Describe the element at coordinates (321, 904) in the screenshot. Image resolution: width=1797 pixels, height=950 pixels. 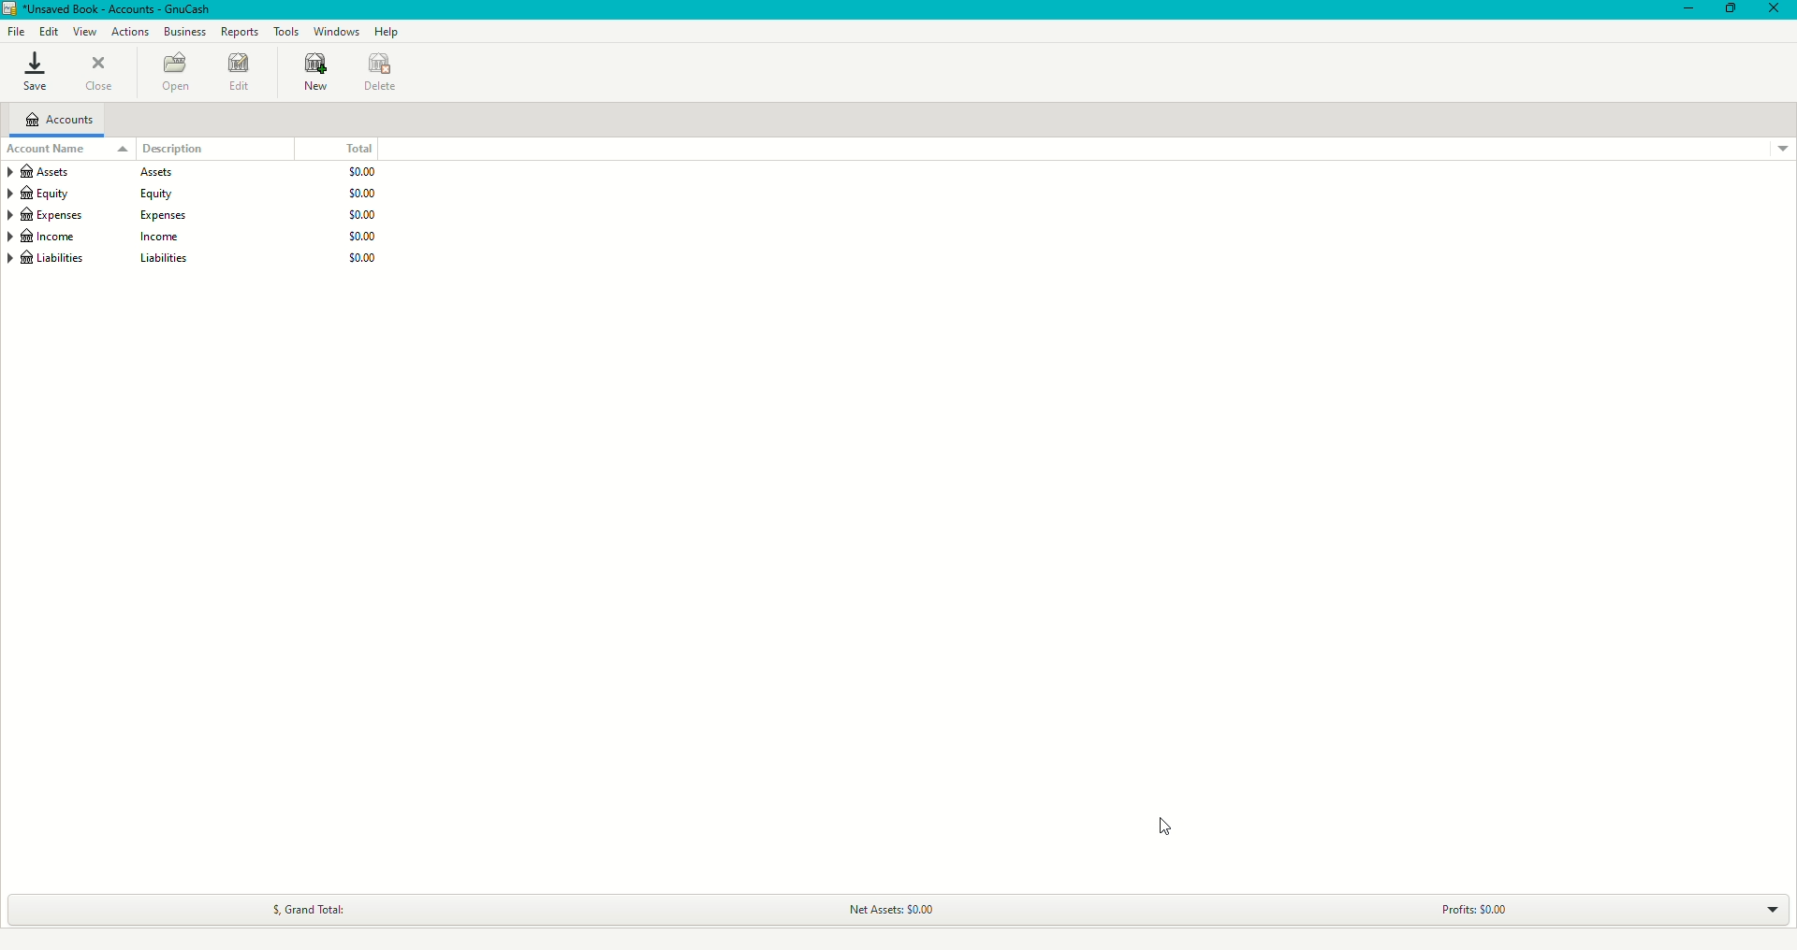
I see `Grant Total` at that location.